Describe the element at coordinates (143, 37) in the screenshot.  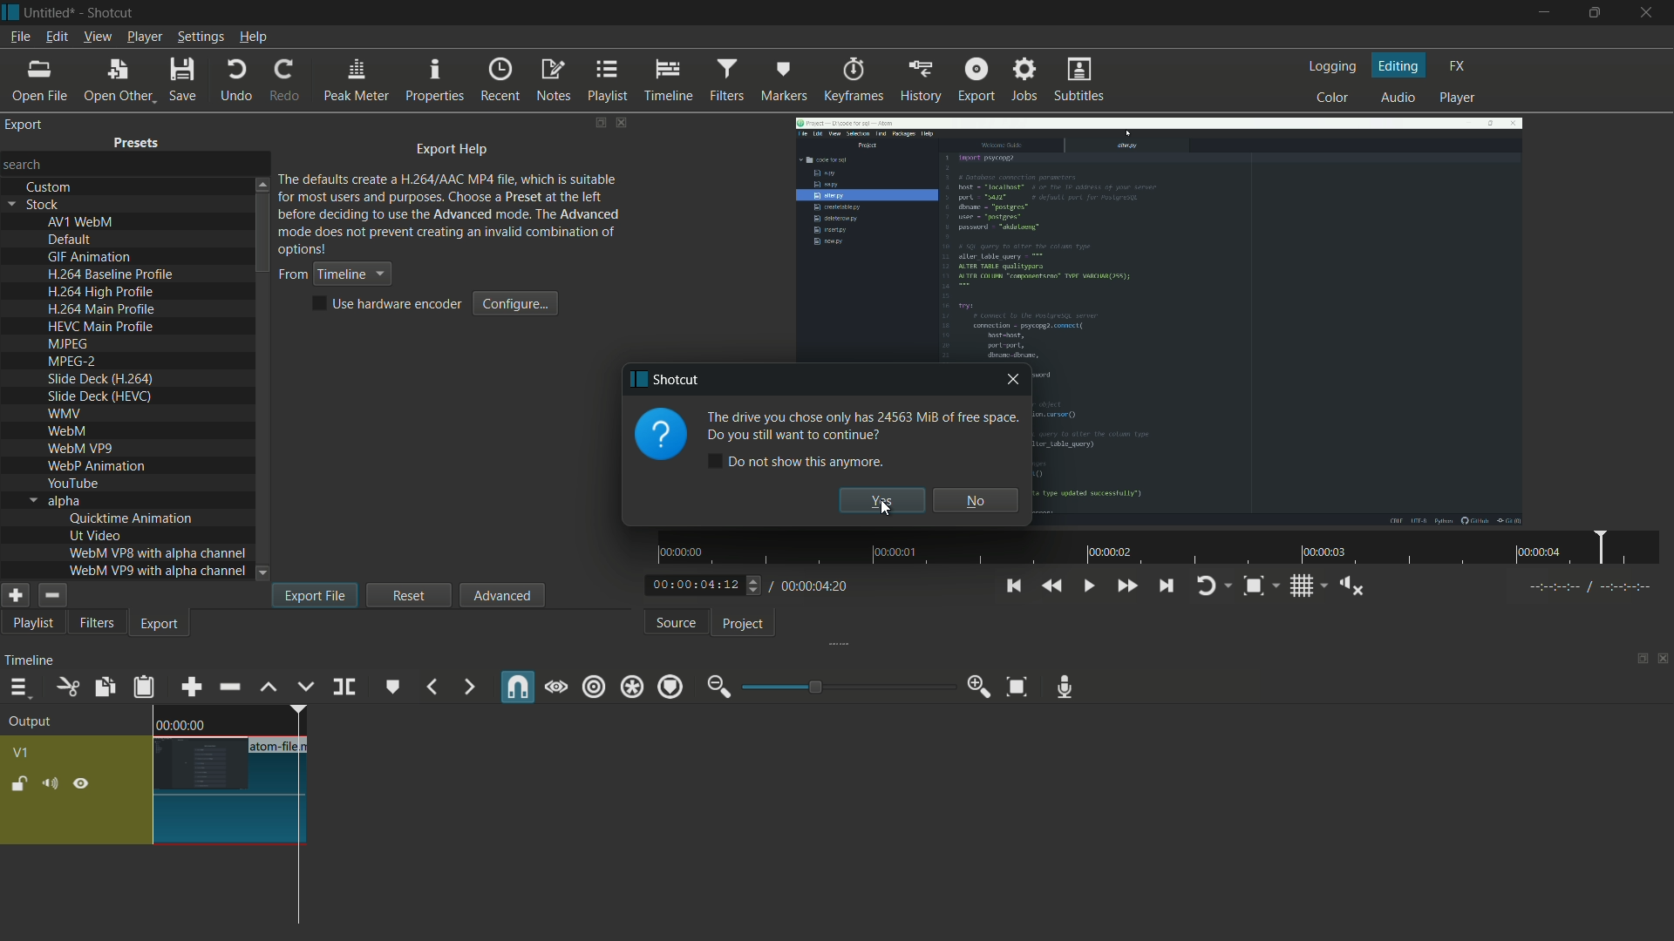
I see `player menu` at that location.